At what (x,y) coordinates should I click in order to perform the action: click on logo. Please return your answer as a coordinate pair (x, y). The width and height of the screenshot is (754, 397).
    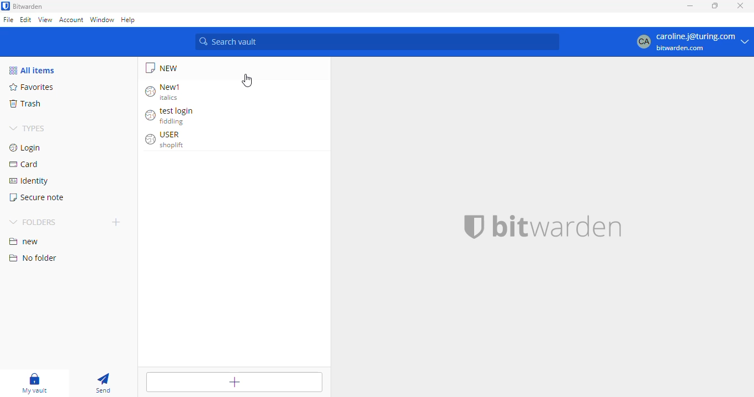
    Looking at the image, I should click on (475, 227).